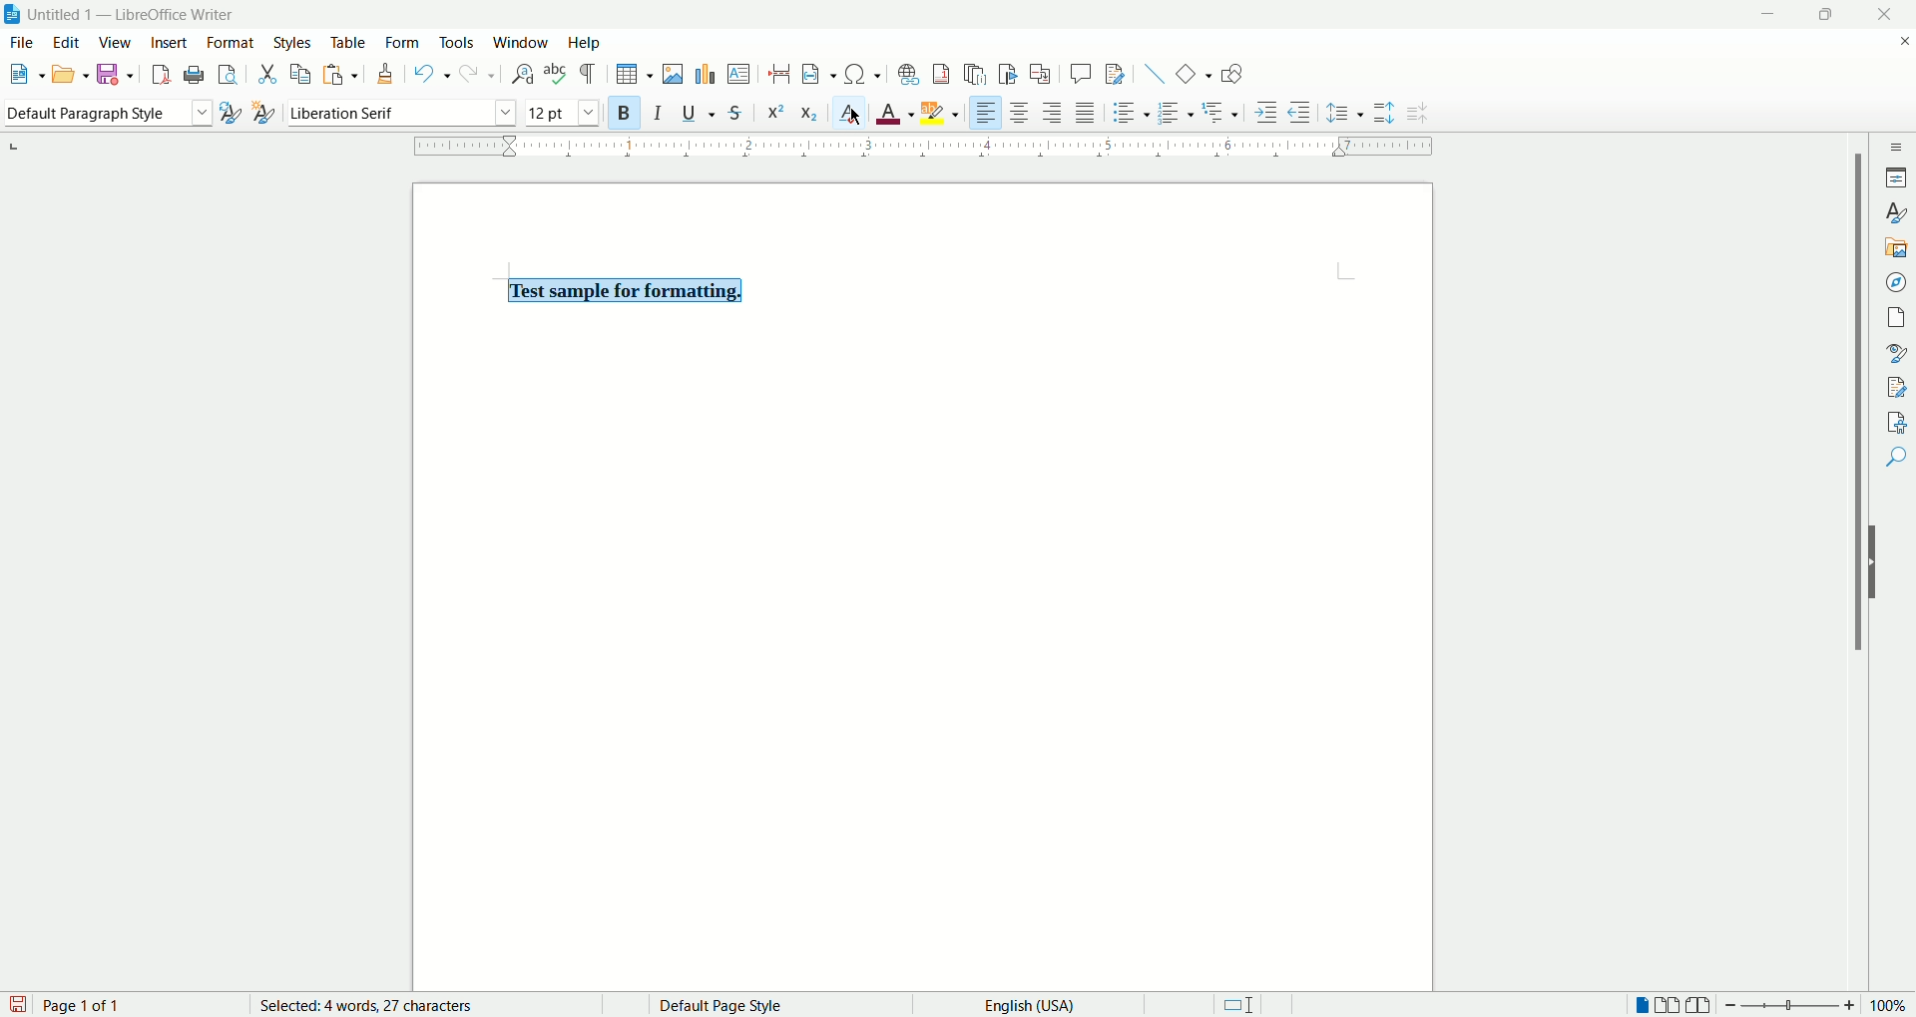 The width and height of the screenshot is (1916, 1017). What do you see at coordinates (1896, 387) in the screenshot?
I see `manage changes` at bounding box center [1896, 387].